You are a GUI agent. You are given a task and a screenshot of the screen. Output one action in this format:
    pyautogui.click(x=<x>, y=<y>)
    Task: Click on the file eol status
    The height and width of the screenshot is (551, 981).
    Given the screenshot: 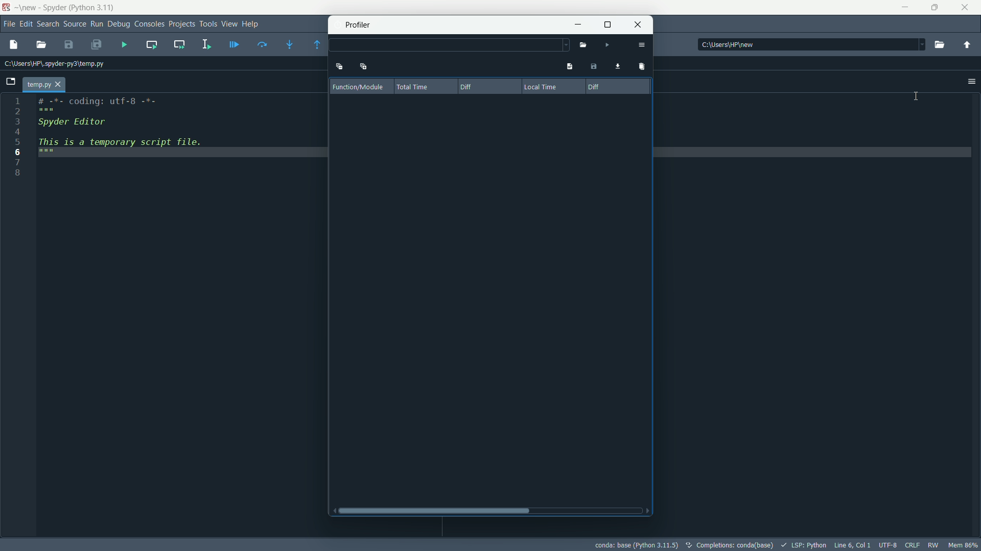 What is the action you would take?
    pyautogui.click(x=913, y=546)
    